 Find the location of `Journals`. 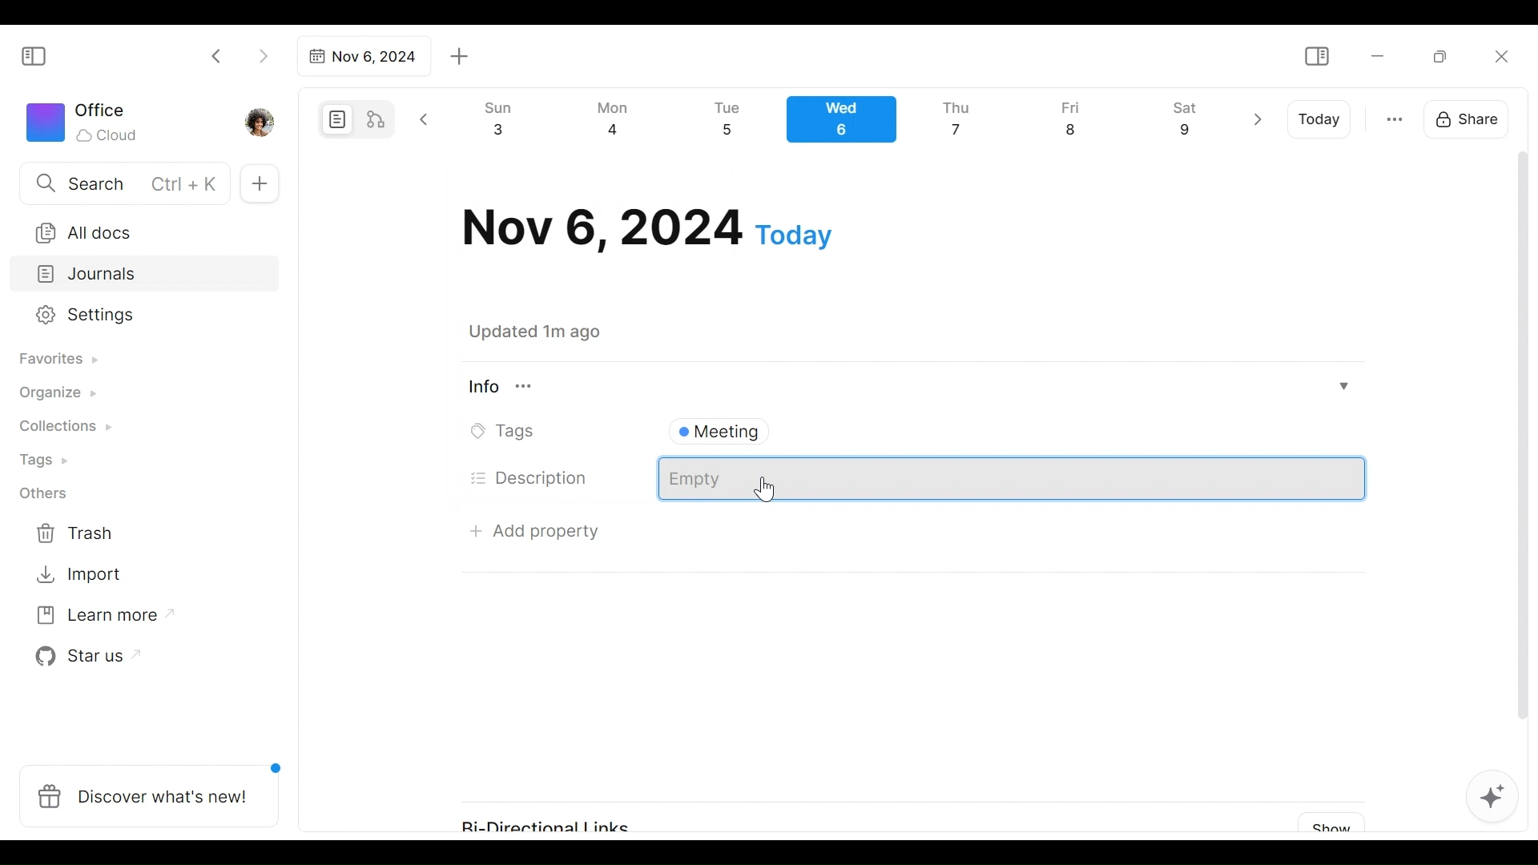

Journals is located at coordinates (146, 276).